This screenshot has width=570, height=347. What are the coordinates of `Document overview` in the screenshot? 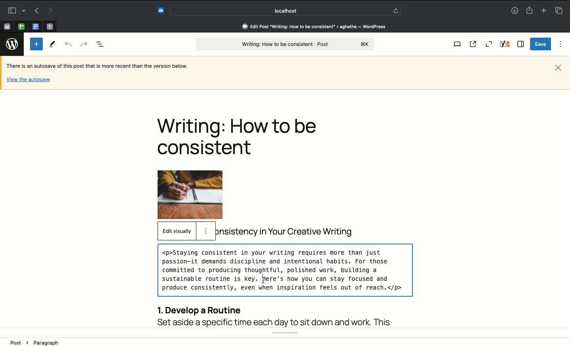 It's located at (100, 45).